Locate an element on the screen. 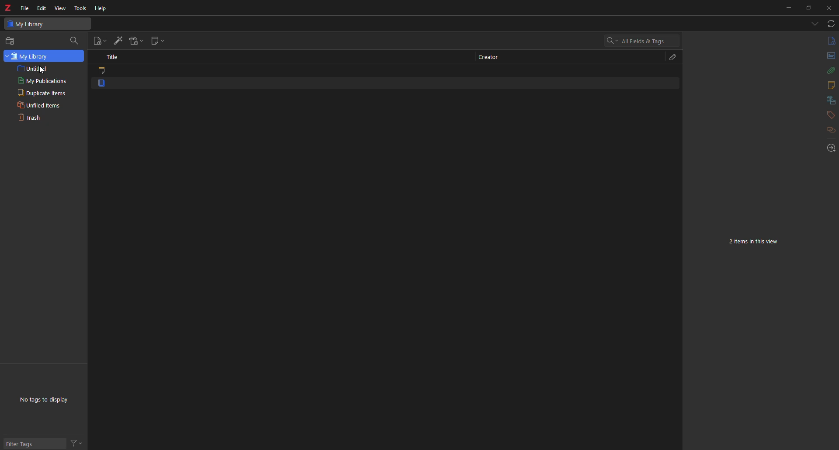  minimize is located at coordinates (785, 9).